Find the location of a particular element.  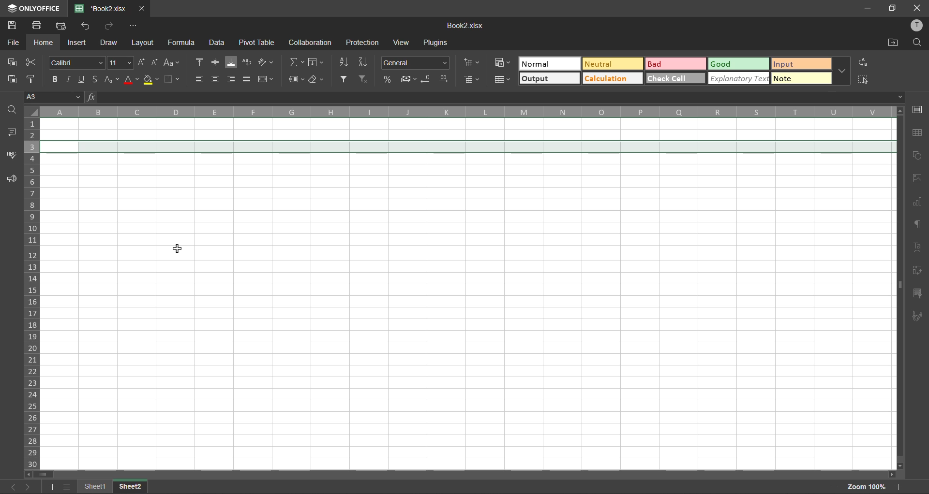

feedback is located at coordinates (12, 180).